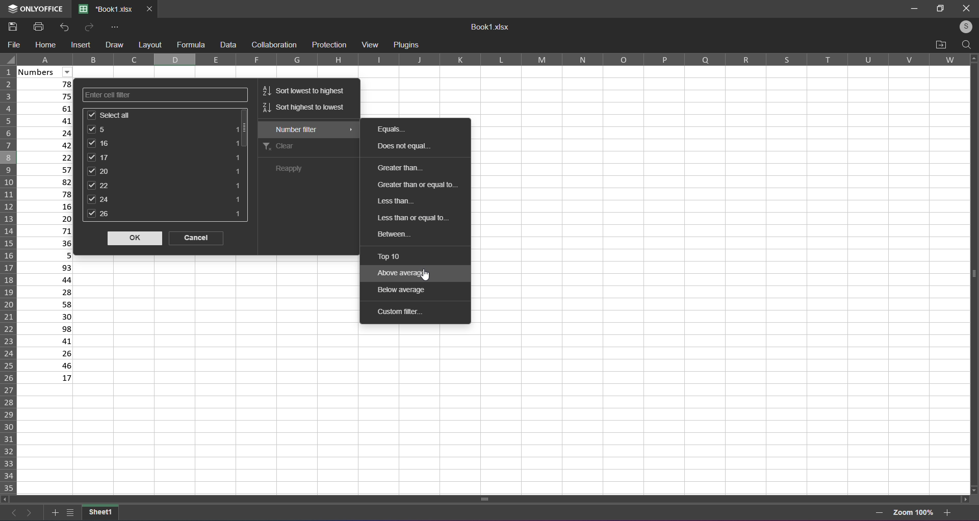  Describe the element at coordinates (12, 26) in the screenshot. I see `save` at that location.